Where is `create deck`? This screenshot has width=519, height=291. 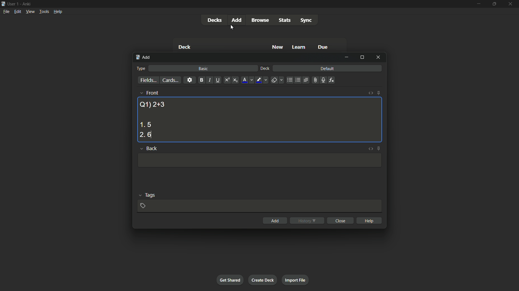
create deck is located at coordinates (262, 280).